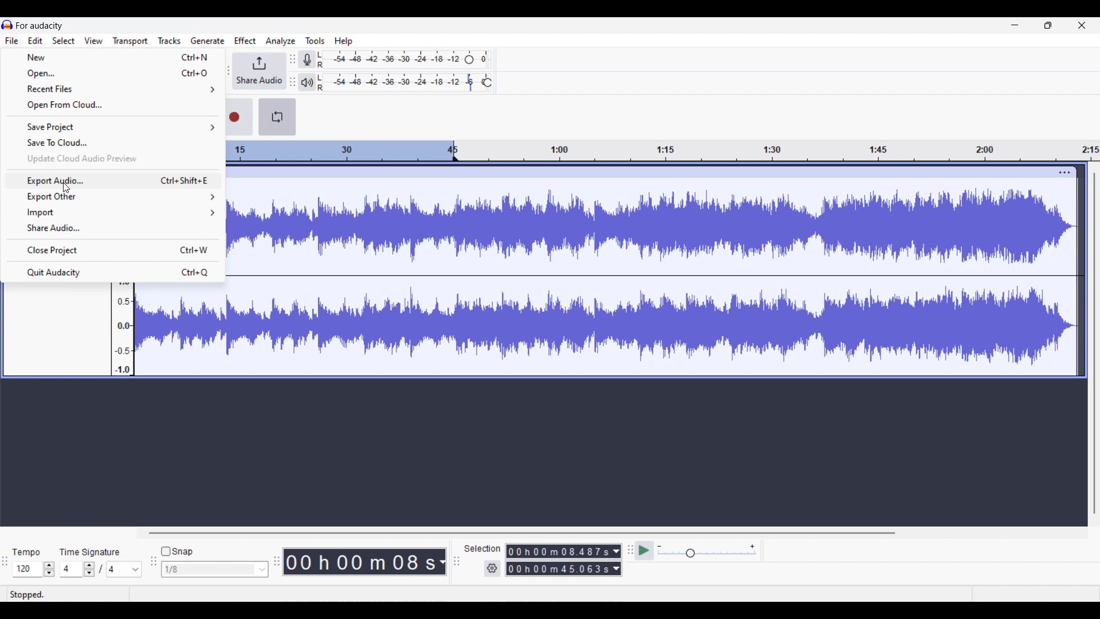 The width and height of the screenshot is (1100, 619). I want to click on Effect menu, so click(245, 40).